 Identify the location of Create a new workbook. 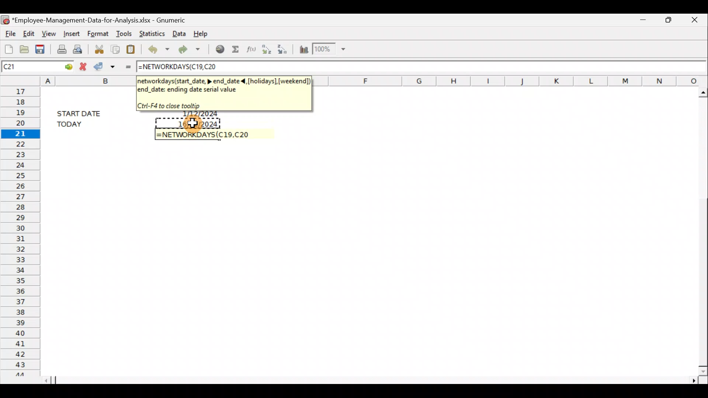
(7, 47).